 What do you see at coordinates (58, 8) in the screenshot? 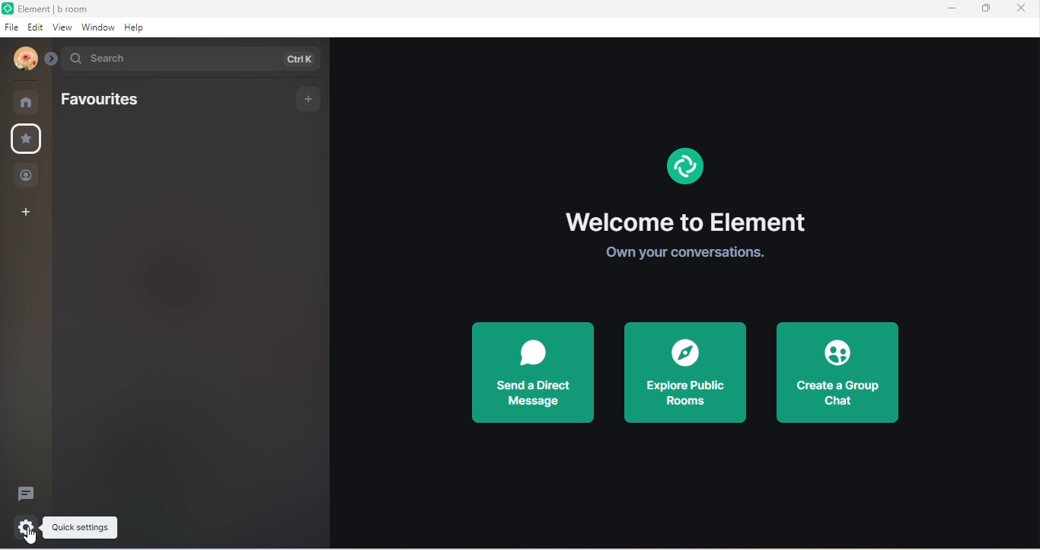
I see `element b room` at bounding box center [58, 8].